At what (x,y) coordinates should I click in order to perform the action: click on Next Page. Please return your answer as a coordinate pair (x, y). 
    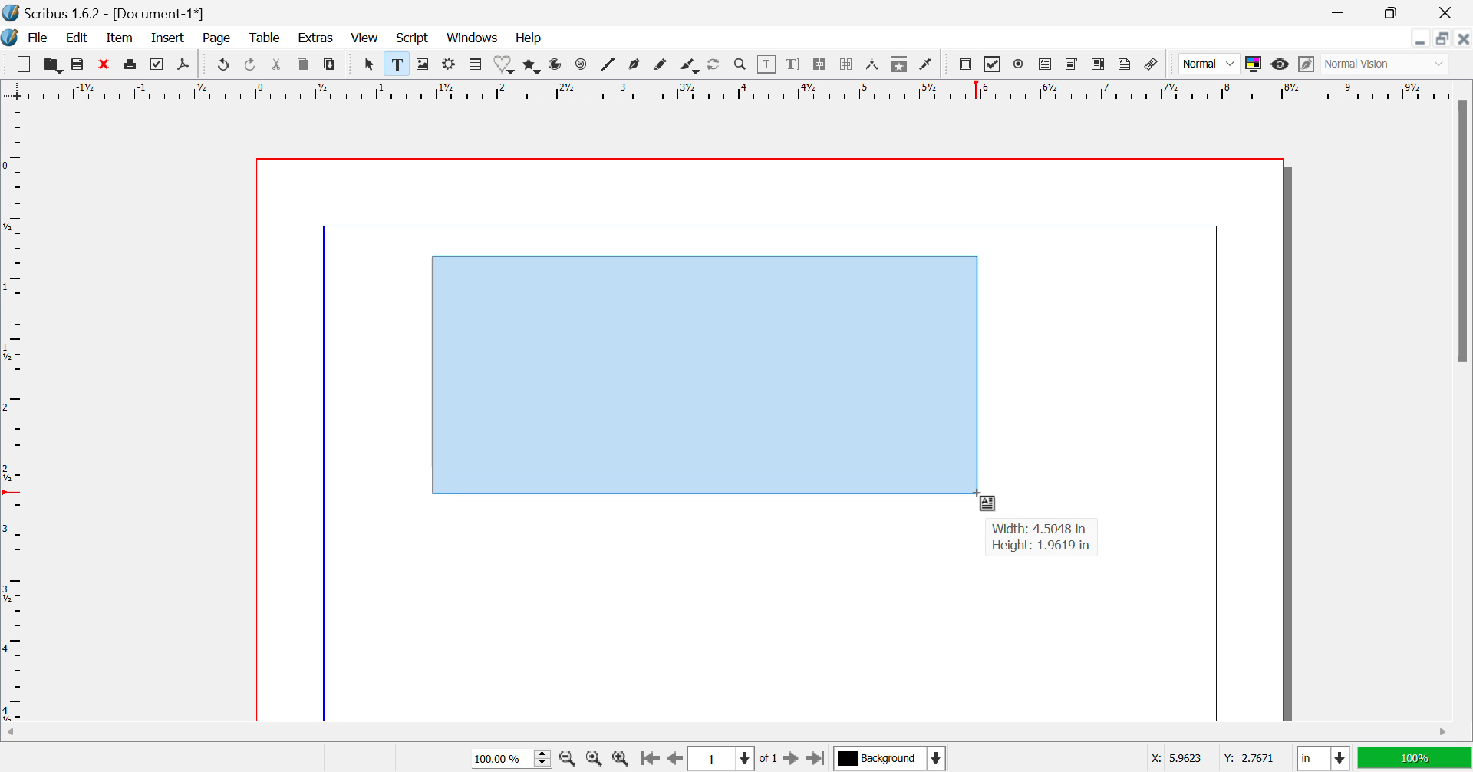
    Looking at the image, I should click on (792, 757).